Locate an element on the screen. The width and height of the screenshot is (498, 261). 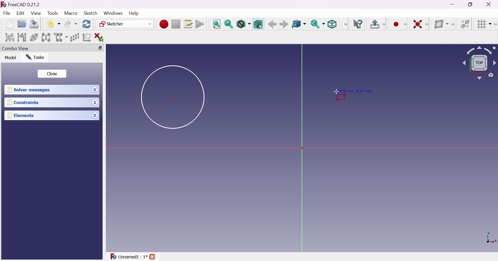
Help is located at coordinates (134, 13).